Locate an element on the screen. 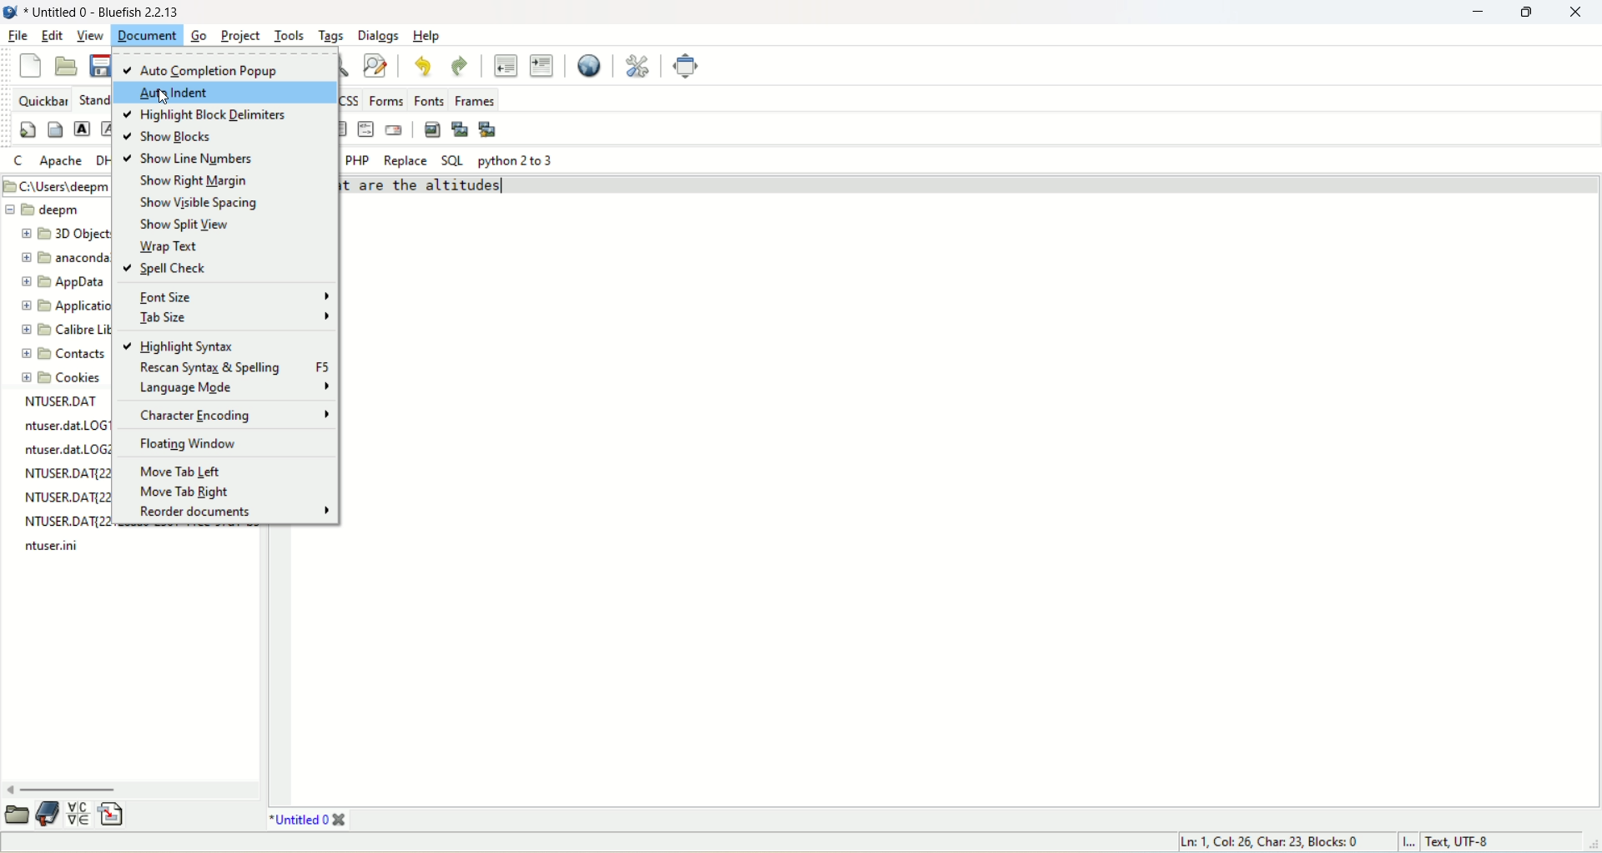 The height and width of the screenshot is (853, 1602). show line numbers is located at coordinates (198, 159).